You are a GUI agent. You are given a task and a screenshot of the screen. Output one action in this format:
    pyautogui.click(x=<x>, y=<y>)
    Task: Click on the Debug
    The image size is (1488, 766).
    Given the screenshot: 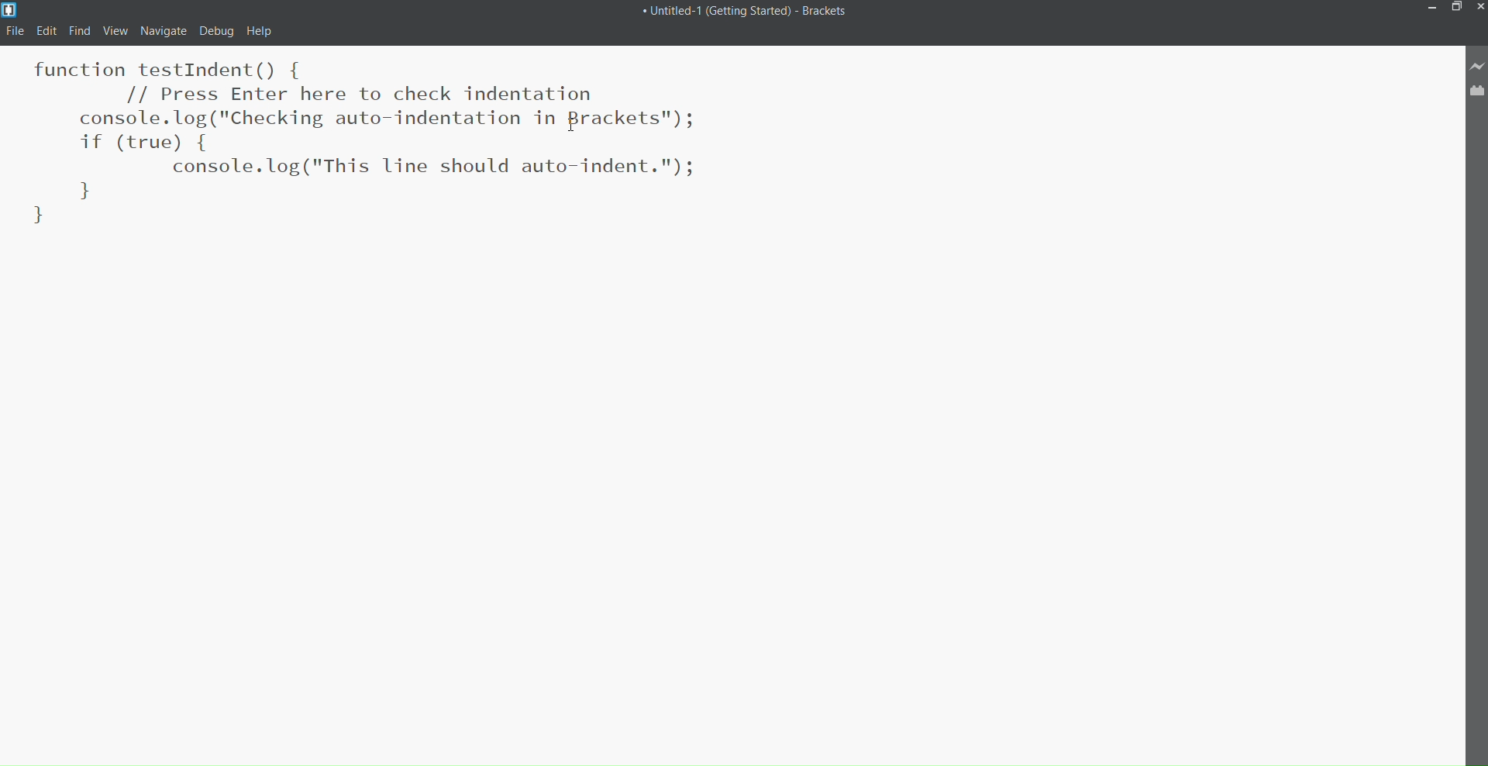 What is the action you would take?
    pyautogui.click(x=215, y=31)
    